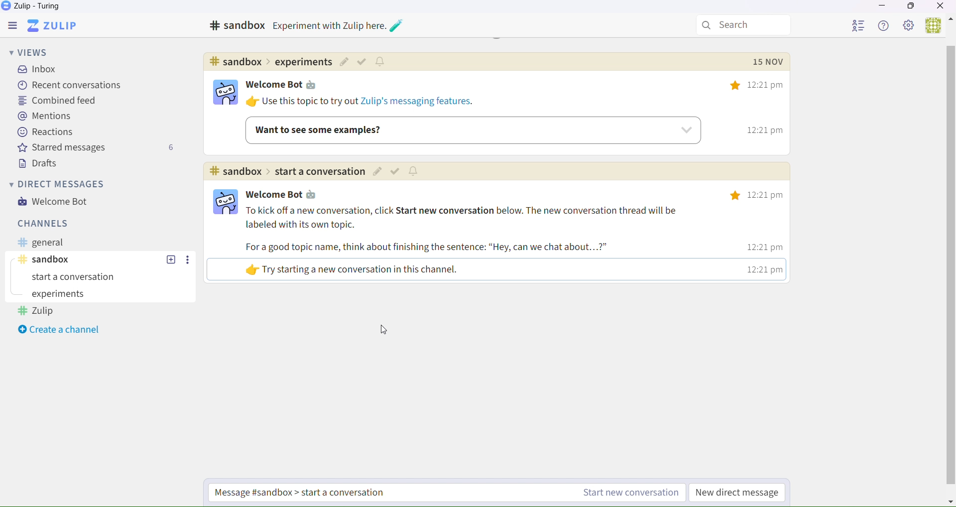  I want to click on Minimize, so click(882, 7).